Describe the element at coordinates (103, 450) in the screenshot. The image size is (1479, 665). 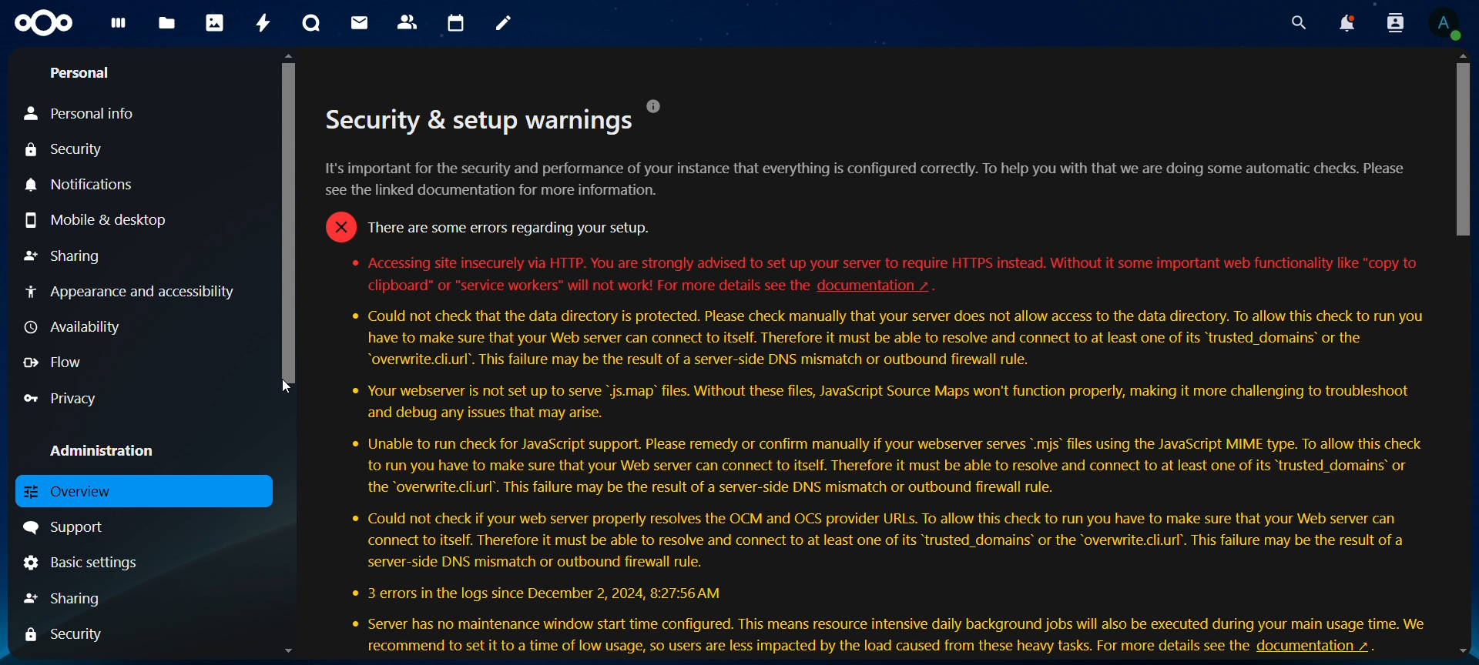
I see `administration` at that location.